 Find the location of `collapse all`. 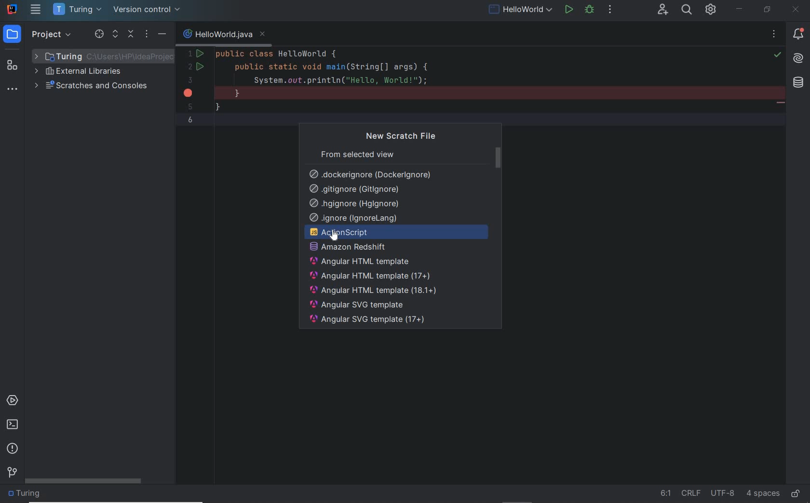

collapse all is located at coordinates (132, 35).